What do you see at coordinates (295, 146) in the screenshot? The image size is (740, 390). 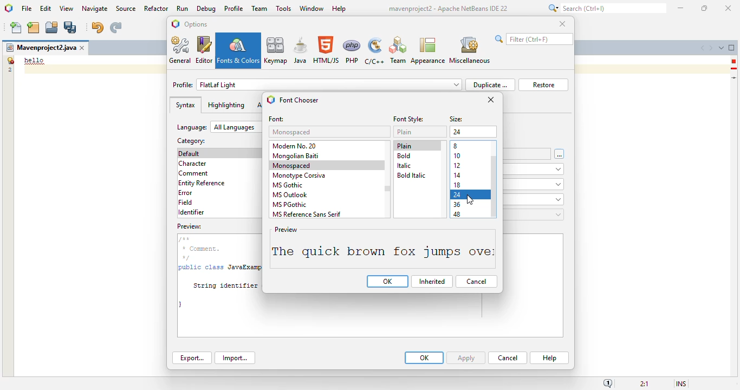 I see `modern no. 20` at bounding box center [295, 146].